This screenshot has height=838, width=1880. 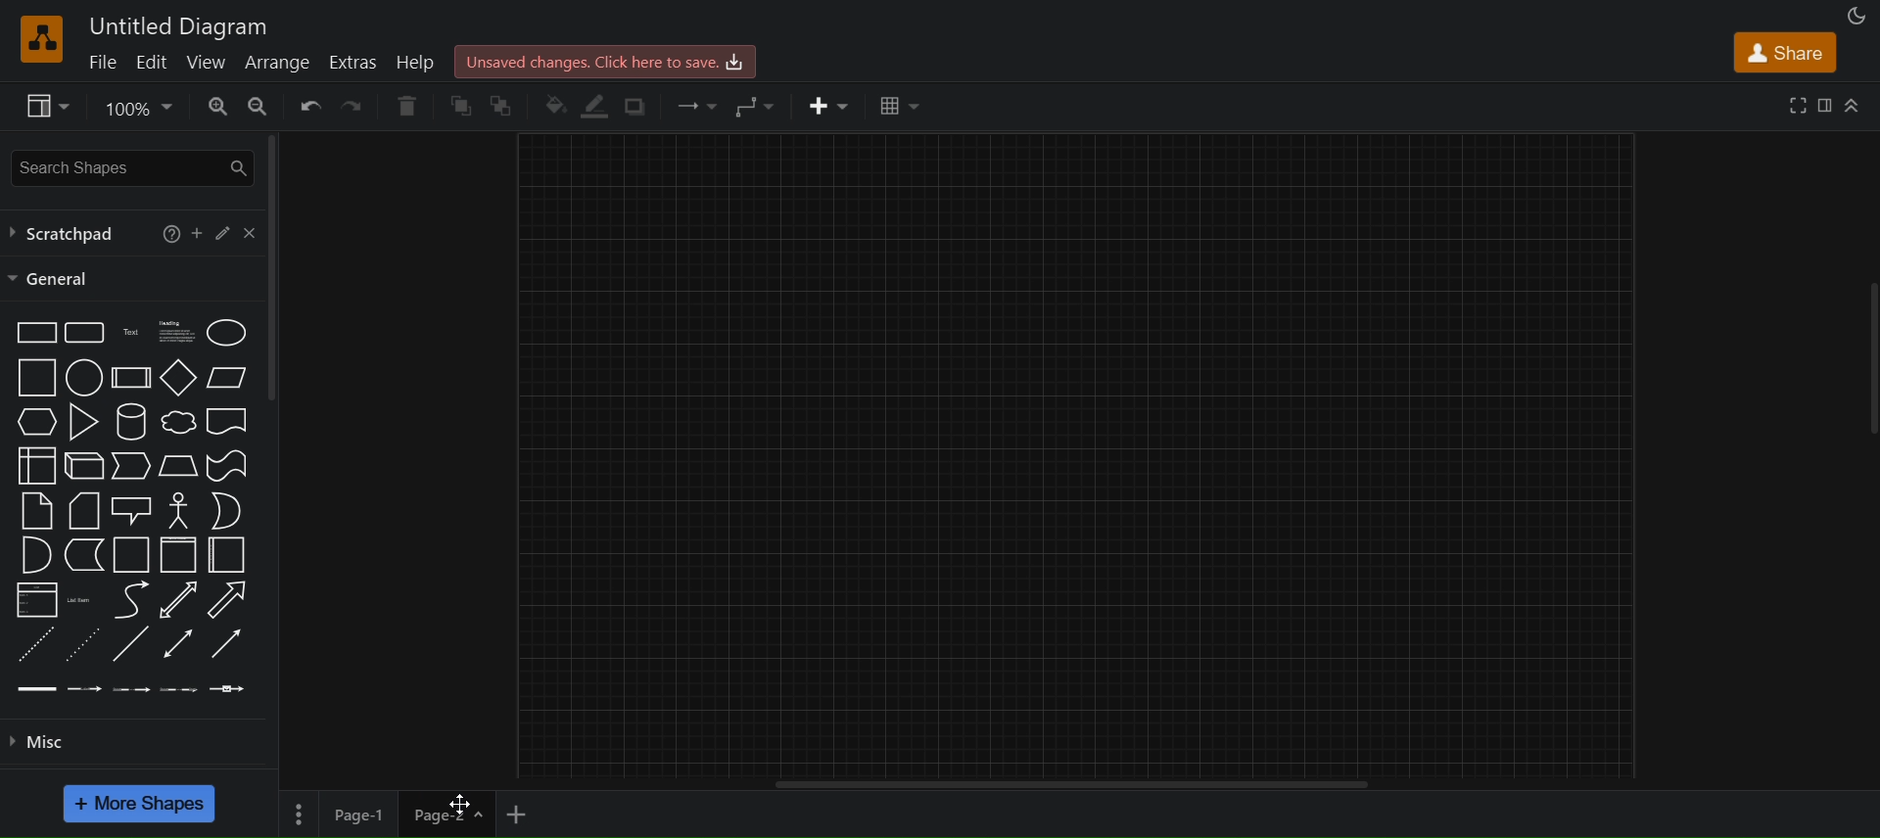 I want to click on diamond, so click(x=179, y=377).